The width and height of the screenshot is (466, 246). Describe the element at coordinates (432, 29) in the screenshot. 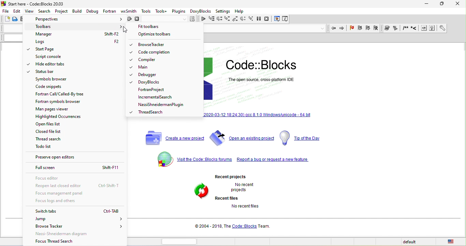

I see `run chm` at that location.